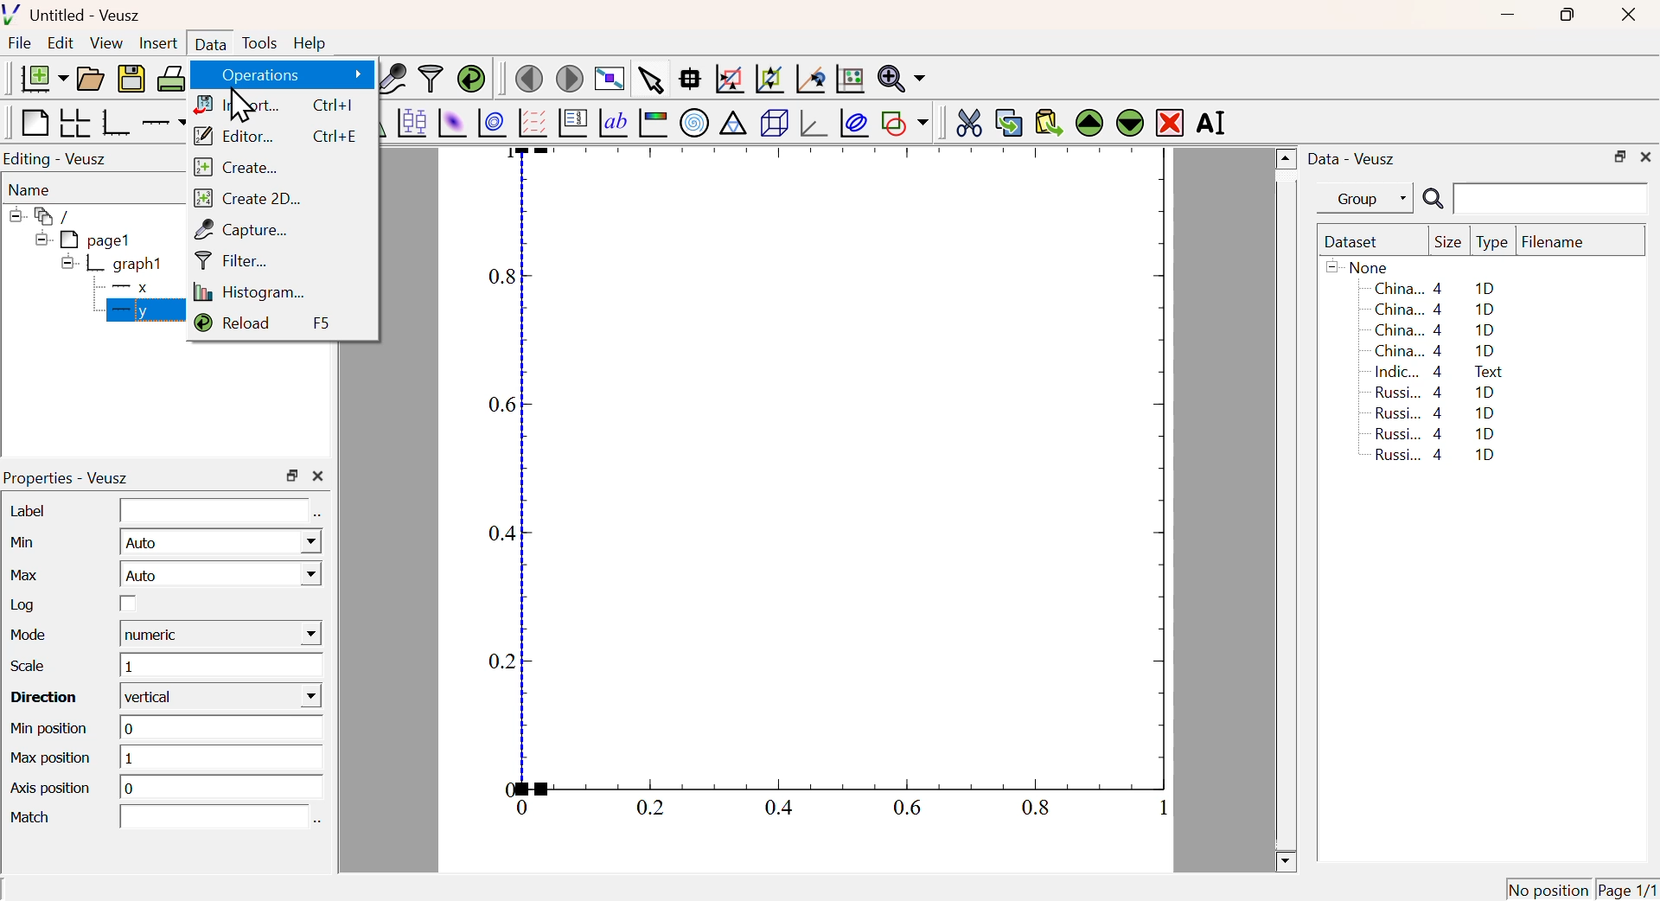 The width and height of the screenshot is (1660, 901). Describe the element at coordinates (27, 574) in the screenshot. I see `Max` at that location.